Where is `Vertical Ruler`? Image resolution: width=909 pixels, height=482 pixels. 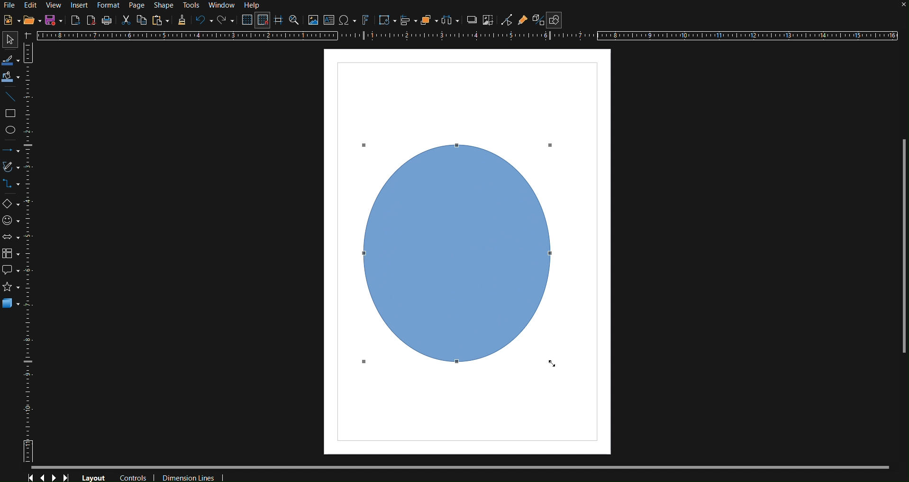 Vertical Ruler is located at coordinates (34, 258).